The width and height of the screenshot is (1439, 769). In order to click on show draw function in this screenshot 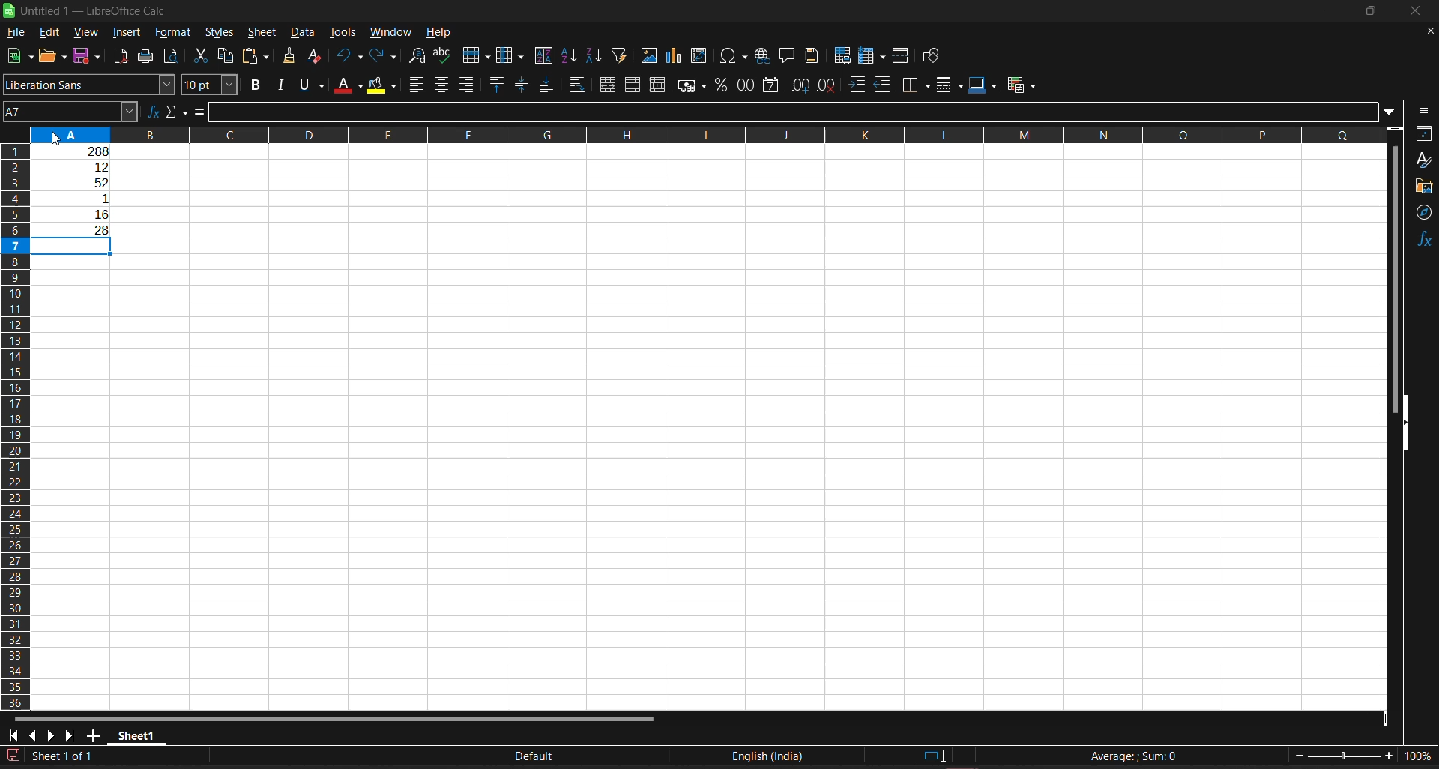, I will do `click(935, 56)`.